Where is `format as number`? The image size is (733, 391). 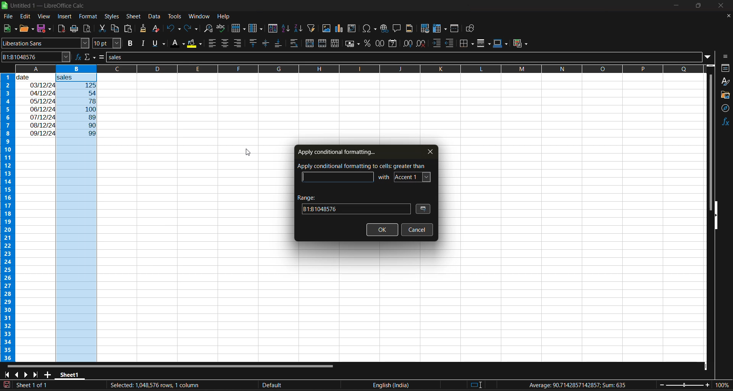
format as number is located at coordinates (380, 44).